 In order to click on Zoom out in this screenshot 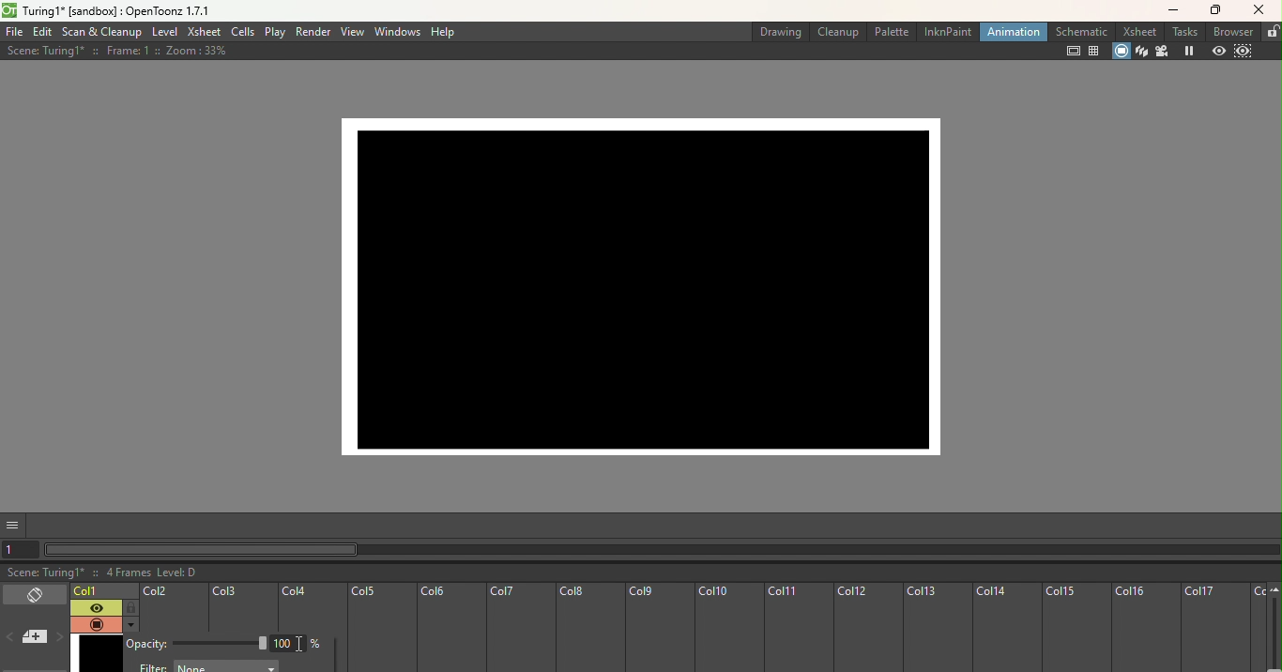, I will do `click(1275, 591)`.